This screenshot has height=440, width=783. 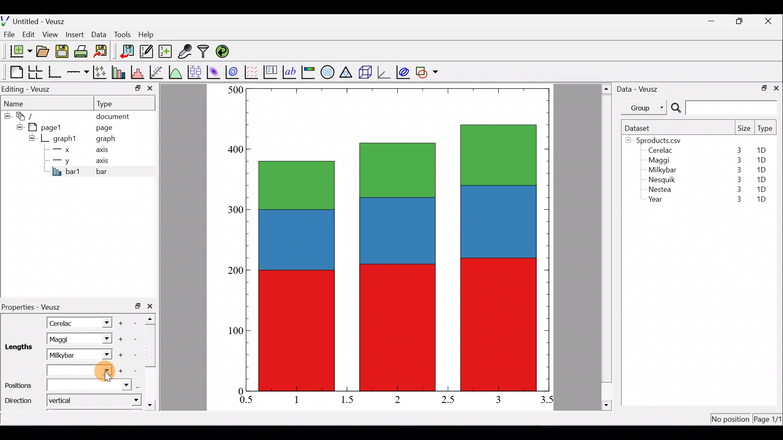 I want to click on remove item, so click(x=135, y=339).